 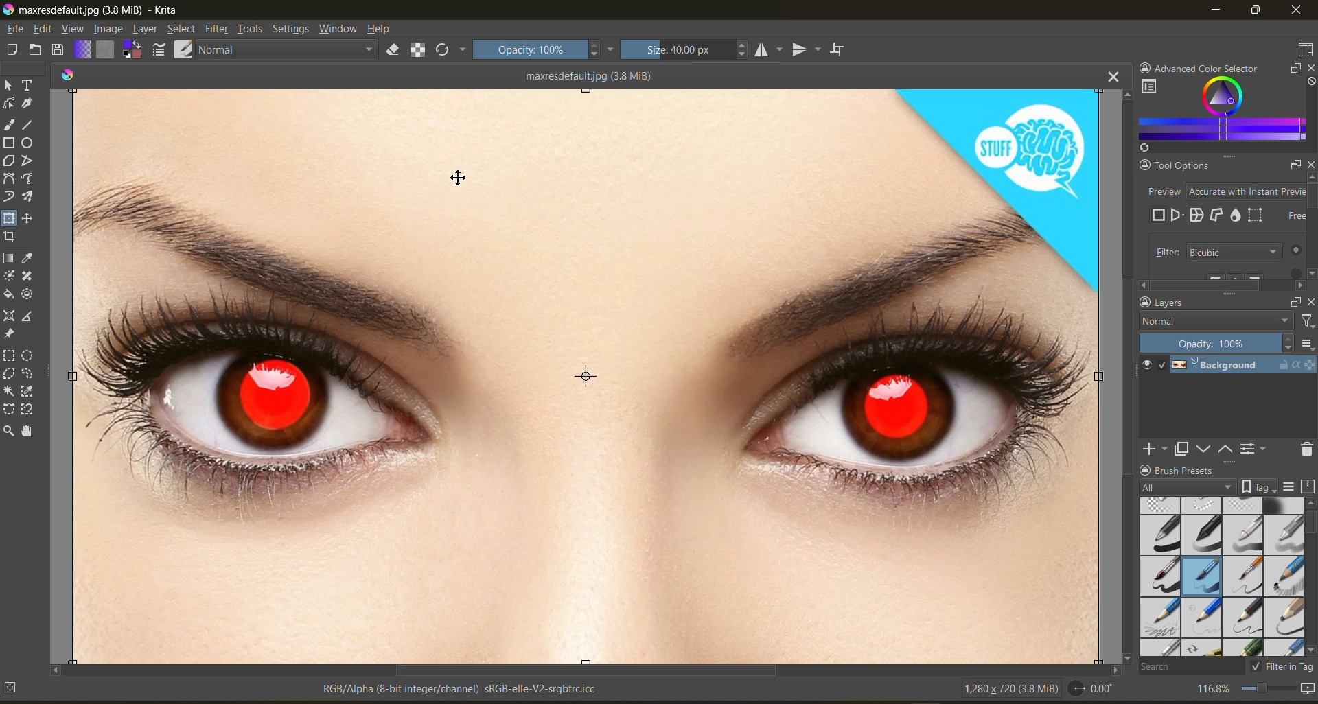 What do you see at coordinates (1304, 449) in the screenshot?
I see `delete the layer` at bounding box center [1304, 449].